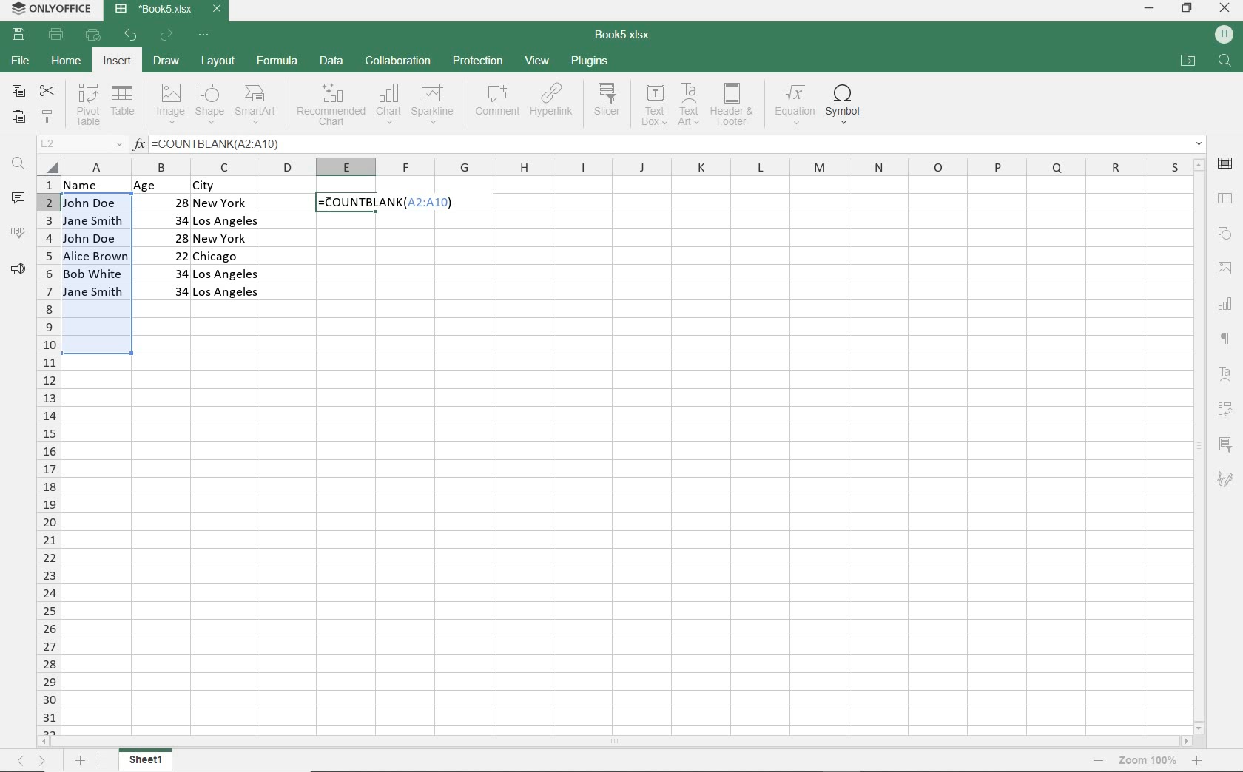 This screenshot has height=772, width=1243. What do you see at coordinates (166, 220) in the screenshot?
I see `34` at bounding box center [166, 220].